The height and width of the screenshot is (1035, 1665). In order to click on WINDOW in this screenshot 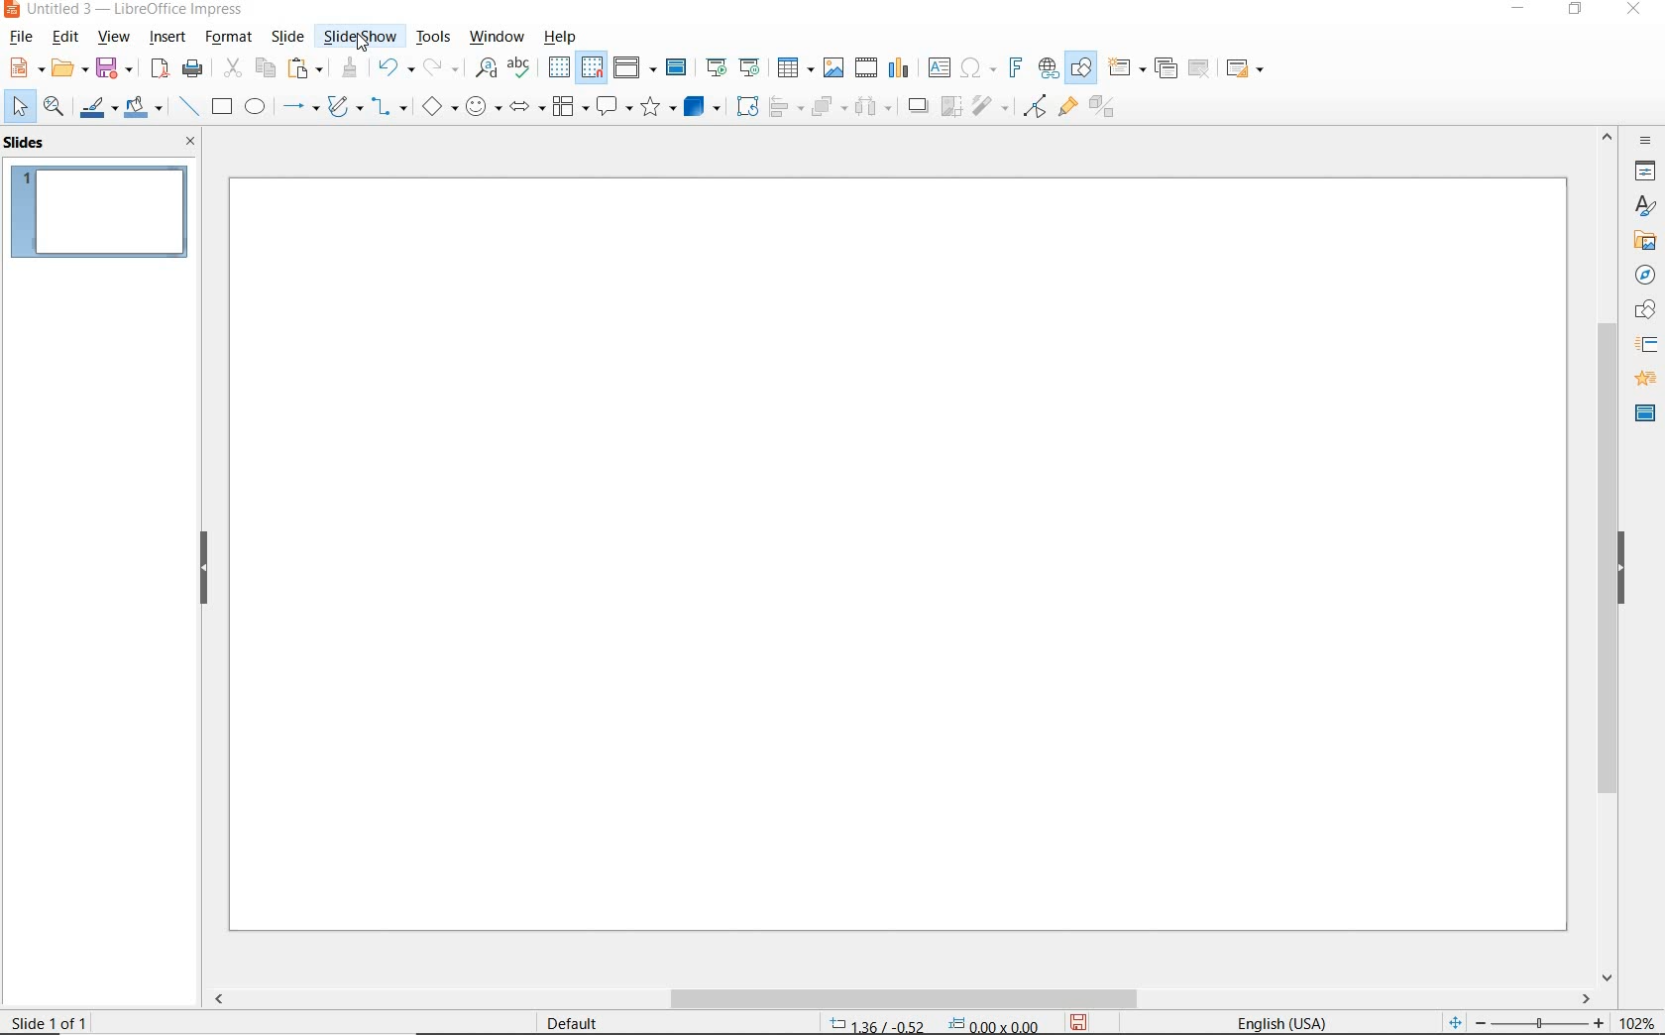, I will do `click(496, 36)`.